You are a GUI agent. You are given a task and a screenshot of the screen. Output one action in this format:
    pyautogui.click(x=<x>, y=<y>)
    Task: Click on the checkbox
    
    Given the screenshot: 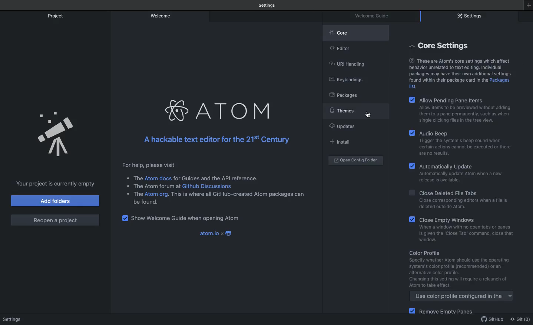 What is the action you would take?
    pyautogui.click(x=411, y=193)
    